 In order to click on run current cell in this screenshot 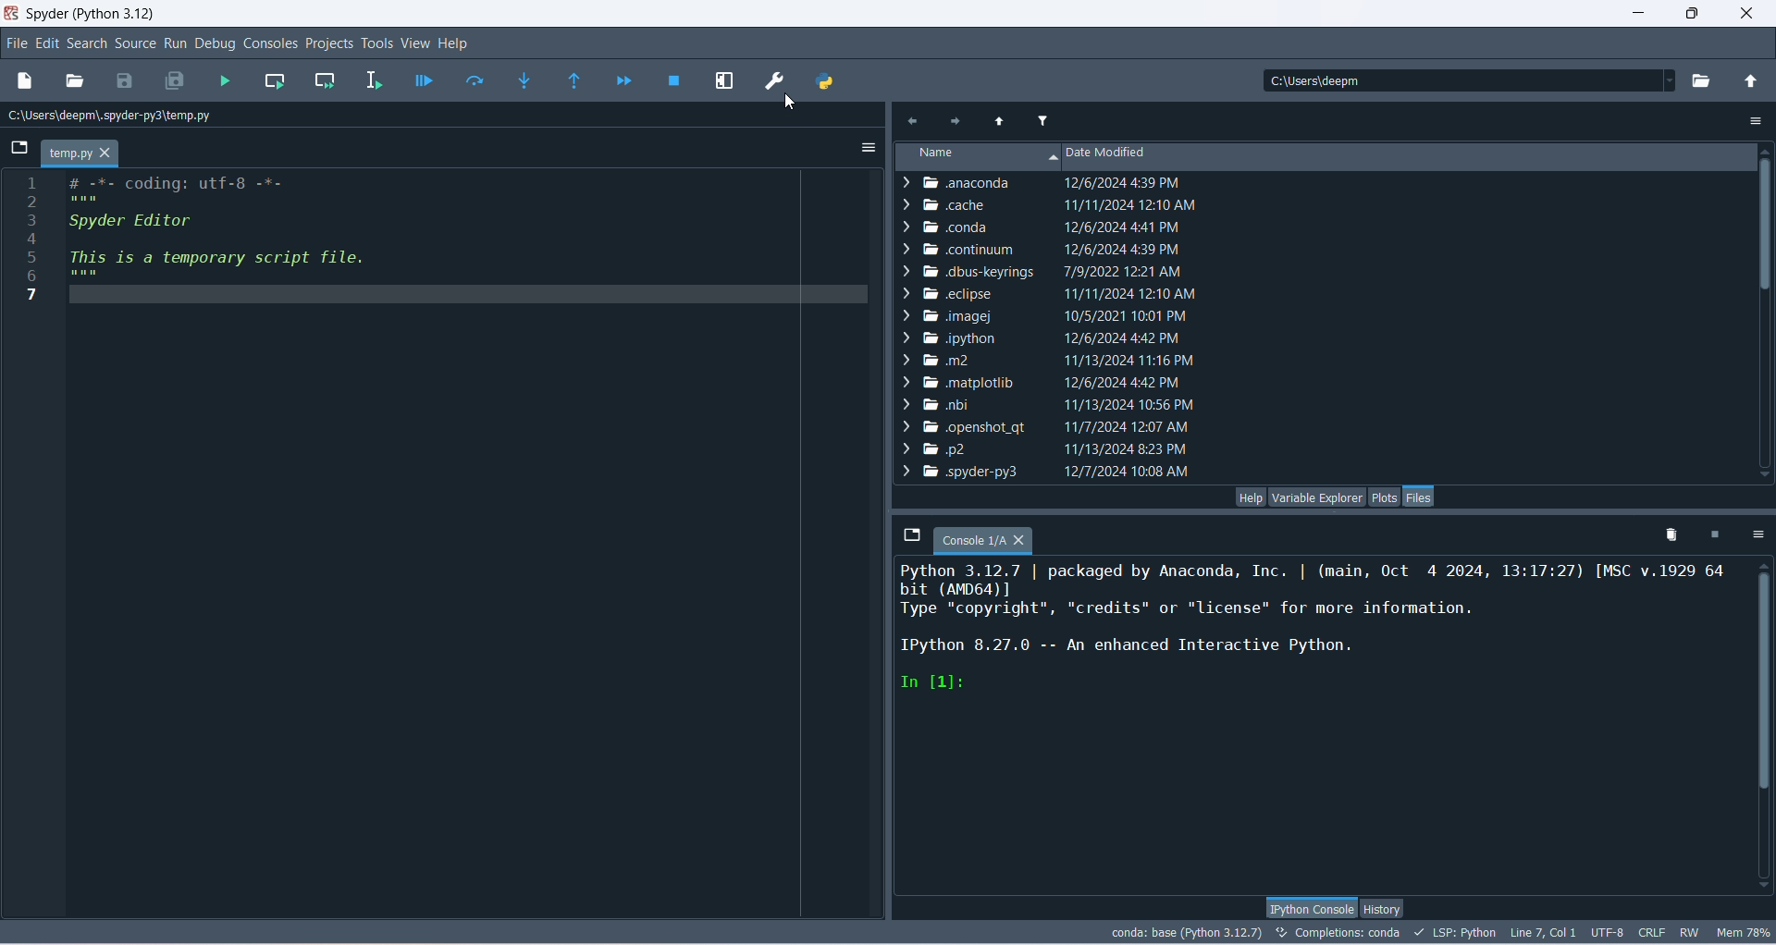, I will do `click(275, 81)`.